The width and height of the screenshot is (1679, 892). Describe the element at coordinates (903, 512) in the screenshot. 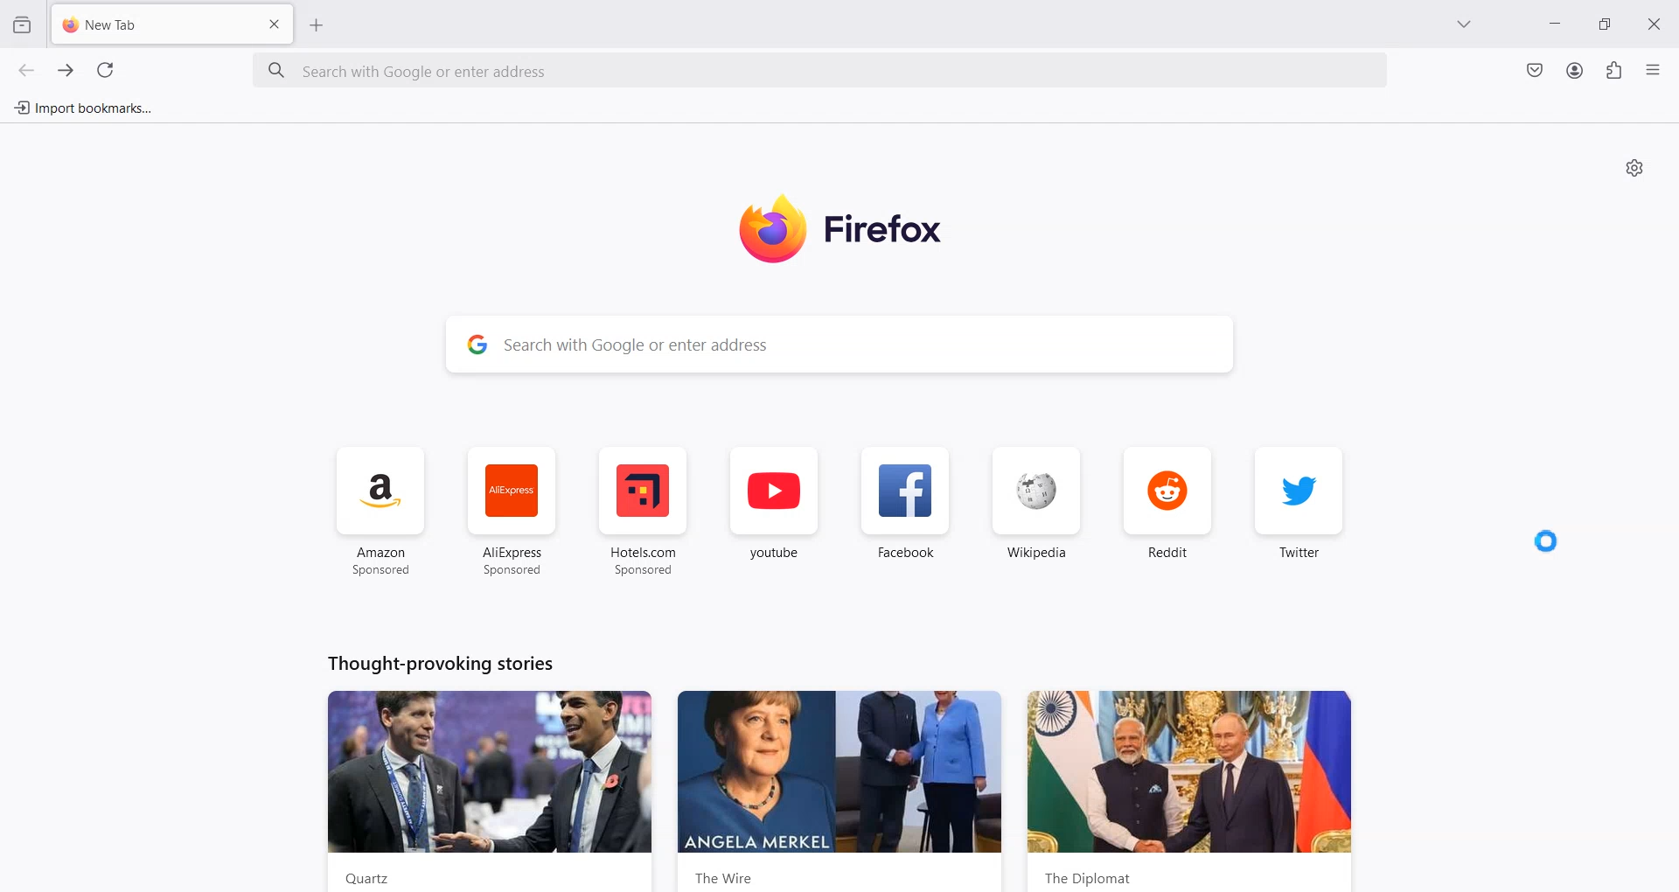

I see `Facebook` at that location.